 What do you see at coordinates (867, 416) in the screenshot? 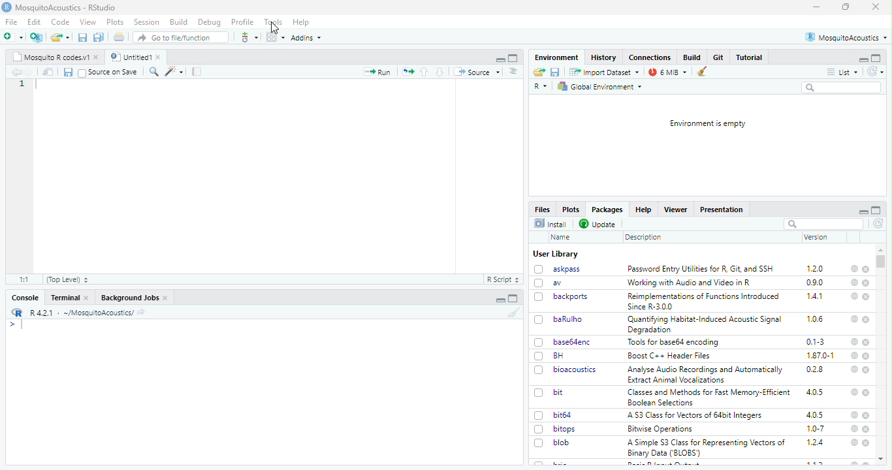
I see `close` at bounding box center [867, 416].